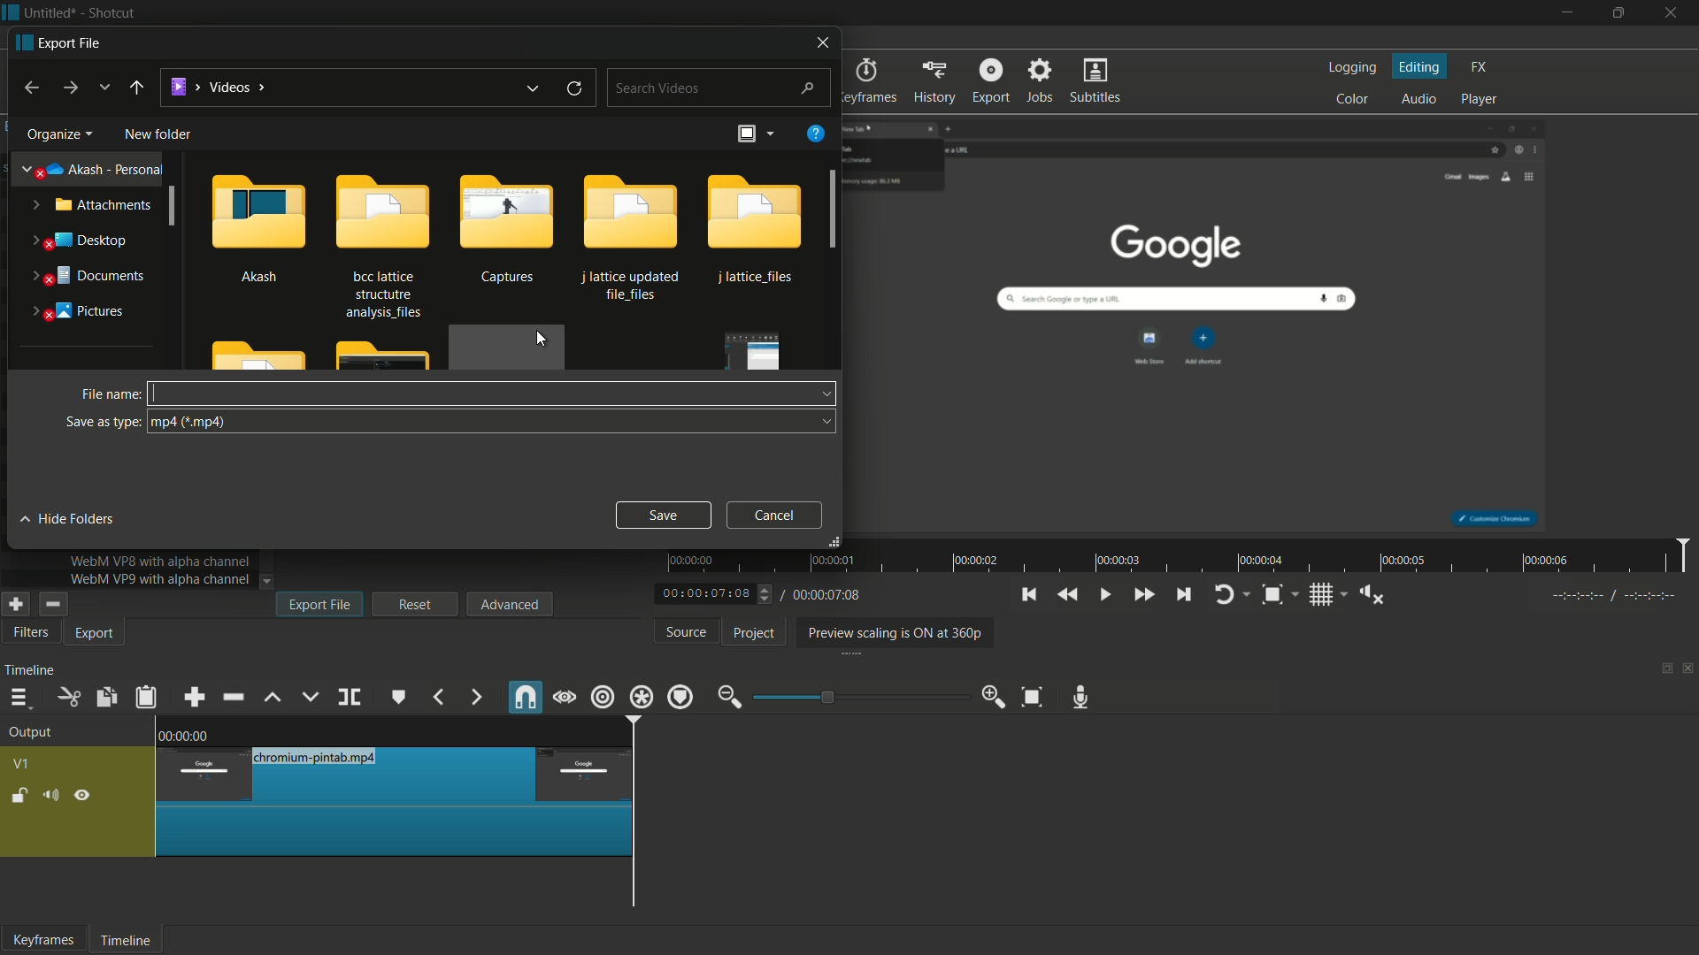 This screenshot has width=1699, height=955. Describe the element at coordinates (235, 697) in the screenshot. I see `ripple delete` at that location.